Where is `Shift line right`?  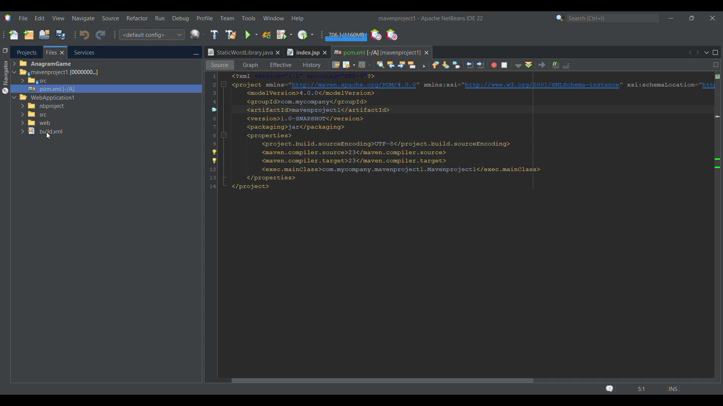
Shift line right is located at coordinates (479, 64).